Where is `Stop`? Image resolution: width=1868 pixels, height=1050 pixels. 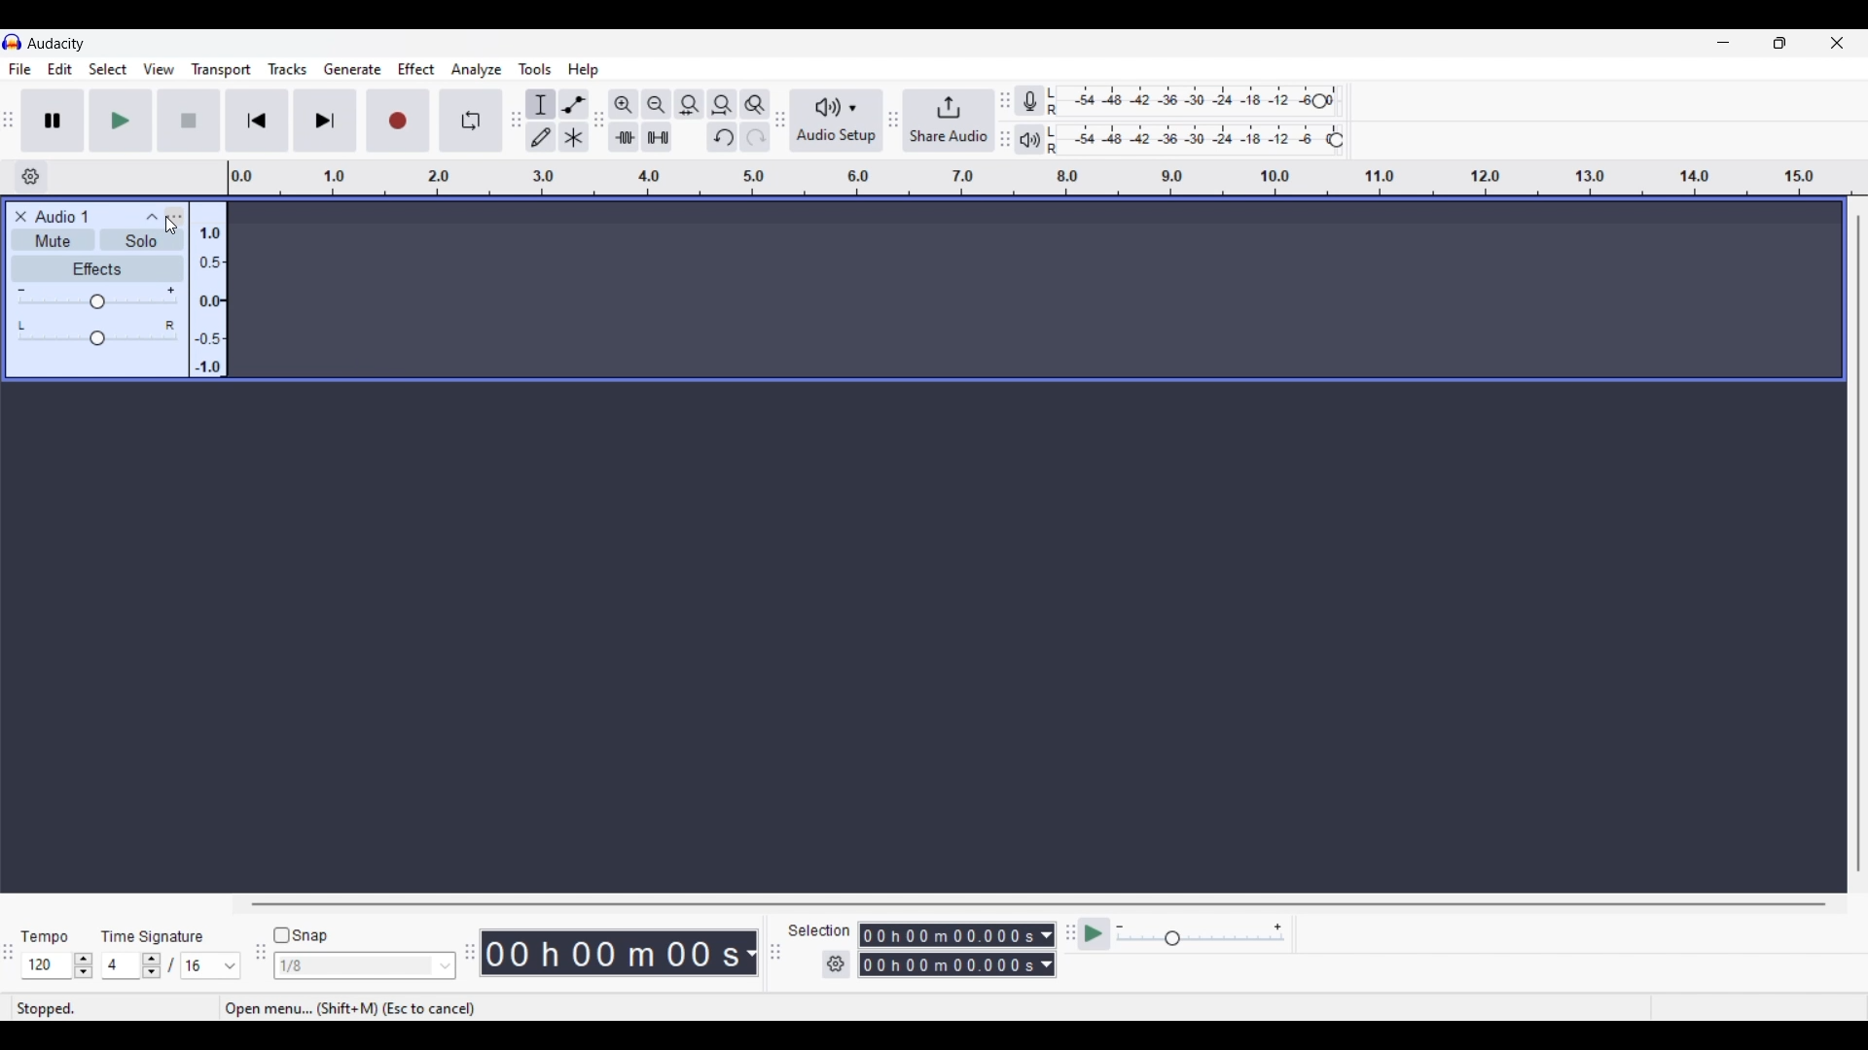
Stop is located at coordinates (190, 121).